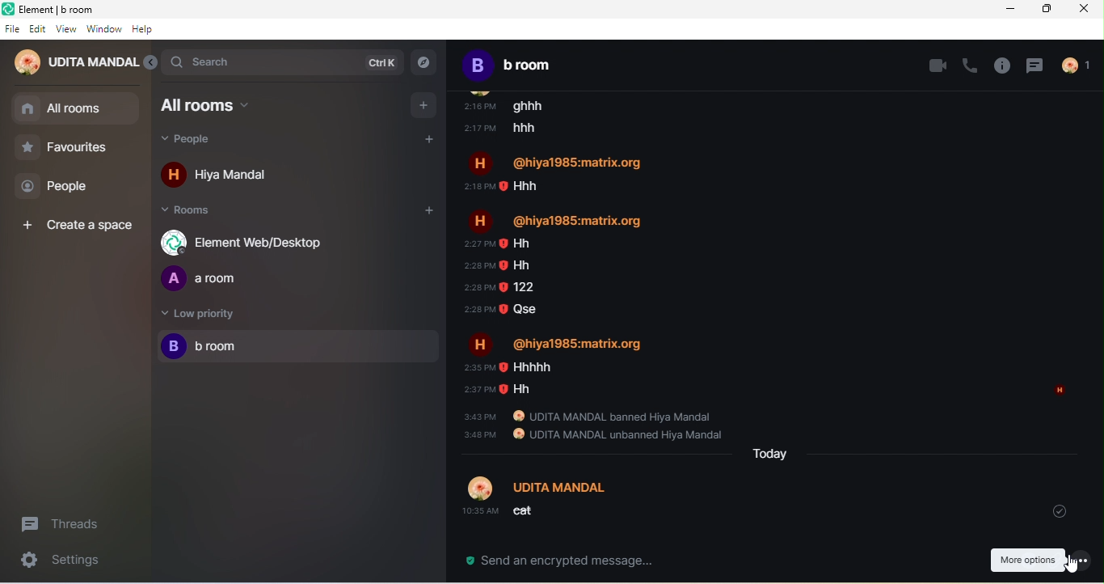 This screenshot has width=1104, height=584. Describe the element at coordinates (419, 214) in the screenshot. I see `add room` at that location.